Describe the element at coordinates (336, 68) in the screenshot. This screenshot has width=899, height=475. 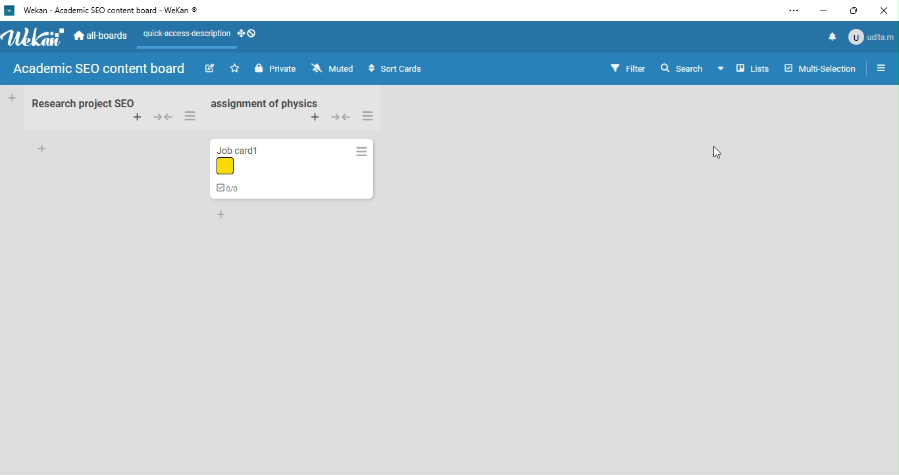
I see `muted` at that location.